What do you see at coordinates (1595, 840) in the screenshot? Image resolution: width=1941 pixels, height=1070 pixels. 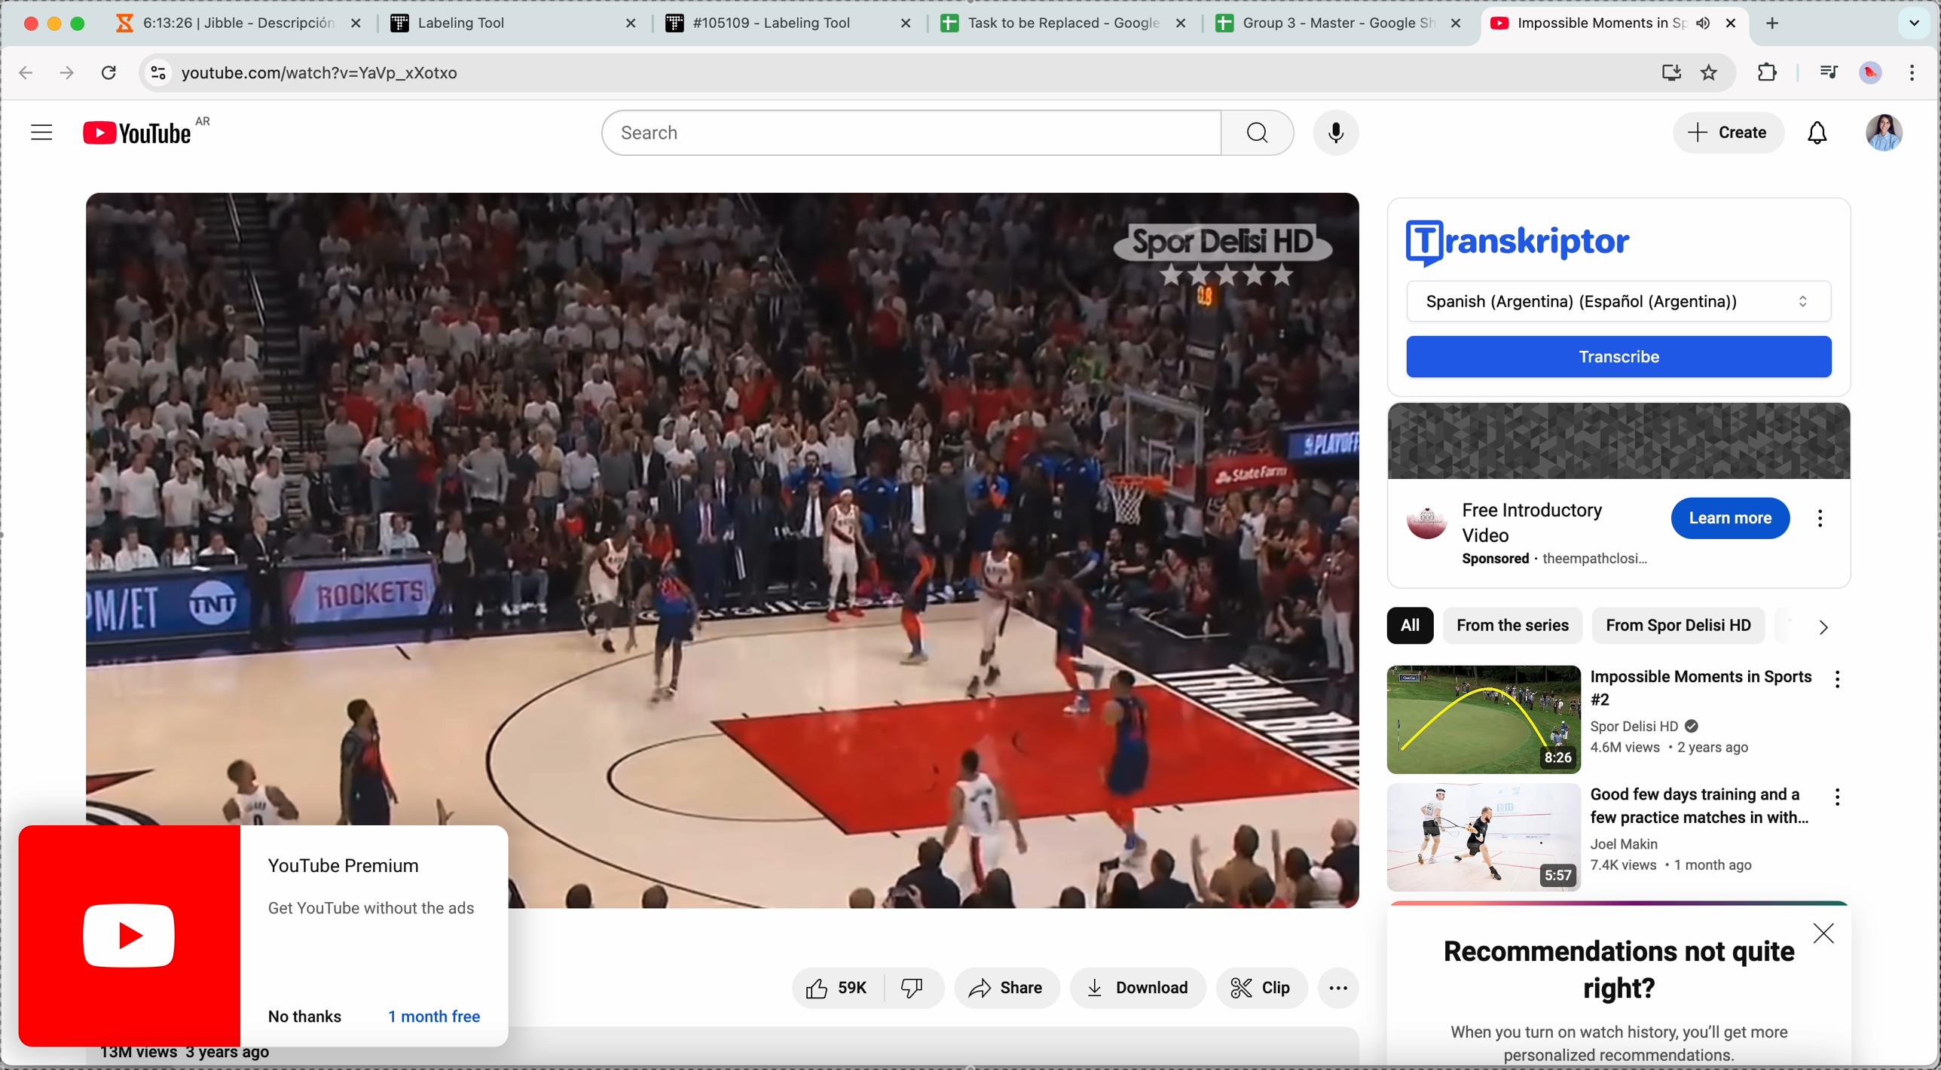 I see `video` at bounding box center [1595, 840].